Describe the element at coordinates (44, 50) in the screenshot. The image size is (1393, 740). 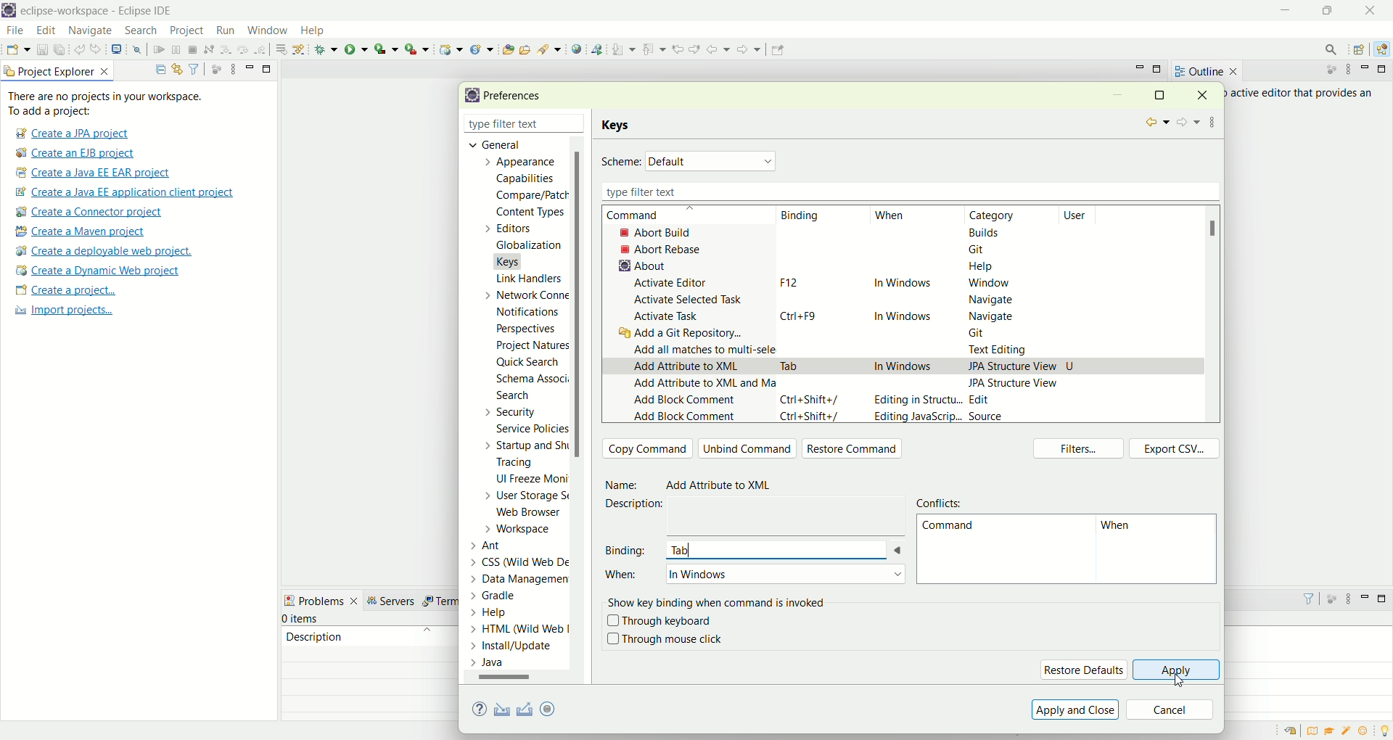
I see `save` at that location.